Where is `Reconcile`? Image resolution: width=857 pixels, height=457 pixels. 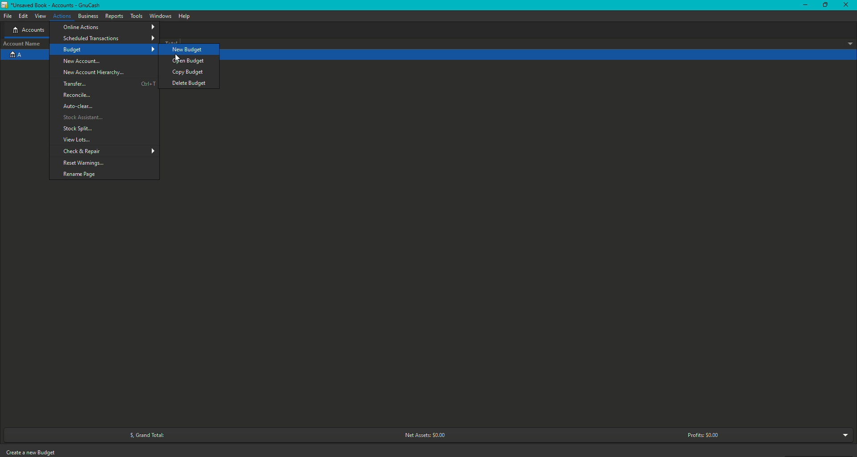 Reconcile is located at coordinates (76, 96).